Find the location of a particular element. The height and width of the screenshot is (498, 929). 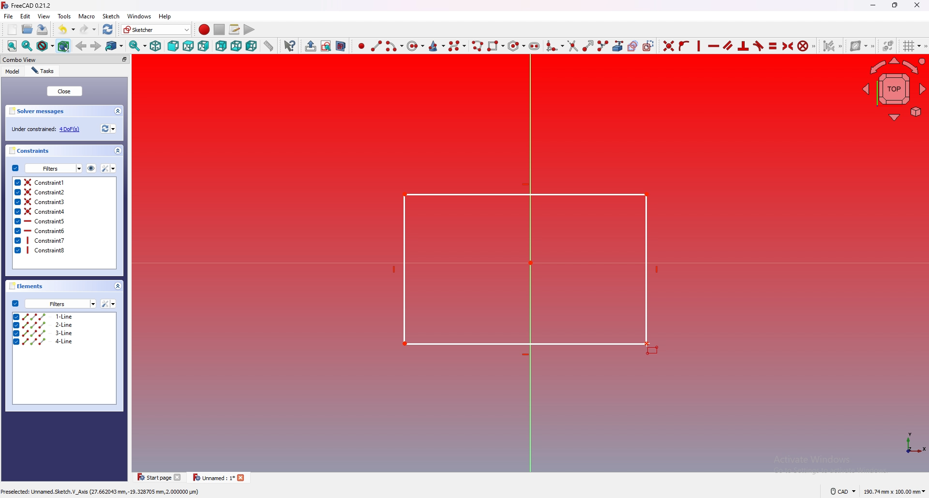

forward is located at coordinates (96, 46).